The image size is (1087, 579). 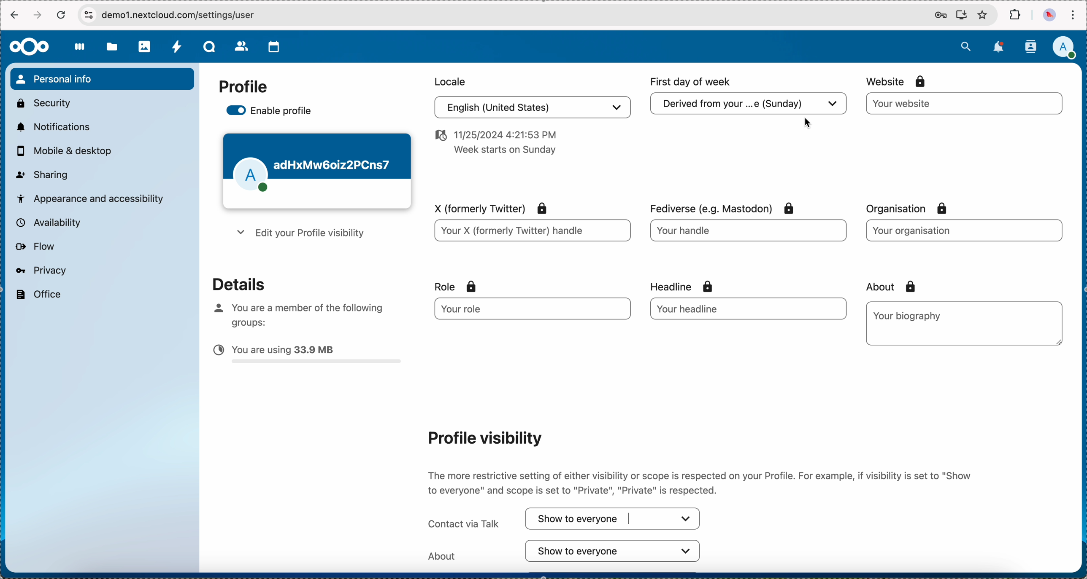 What do you see at coordinates (316, 172) in the screenshot?
I see `profile theme` at bounding box center [316, 172].